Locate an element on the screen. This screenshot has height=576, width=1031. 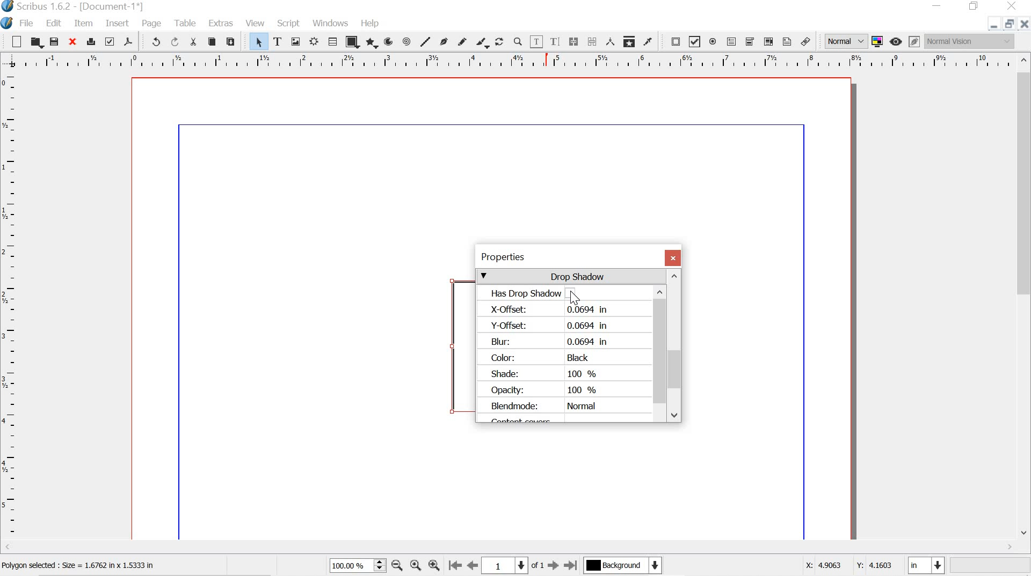
text annotation is located at coordinates (787, 41).